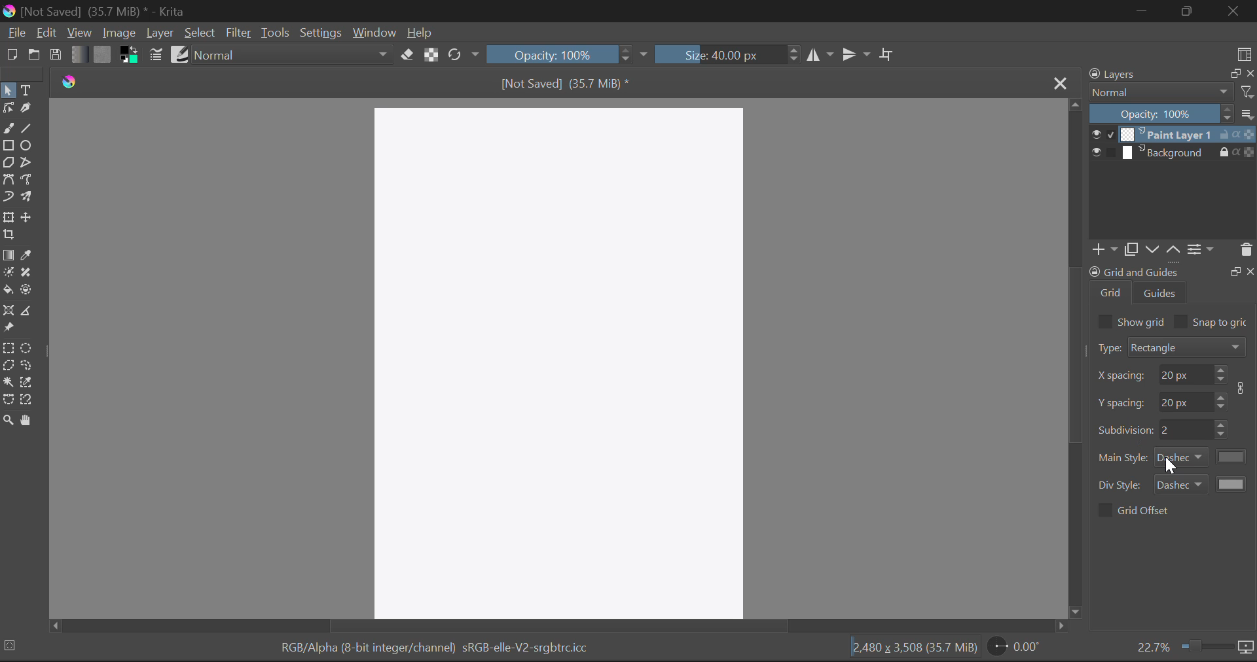 The image size is (1257, 662). Describe the element at coordinates (1104, 510) in the screenshot. I see `checkbox` at that location.